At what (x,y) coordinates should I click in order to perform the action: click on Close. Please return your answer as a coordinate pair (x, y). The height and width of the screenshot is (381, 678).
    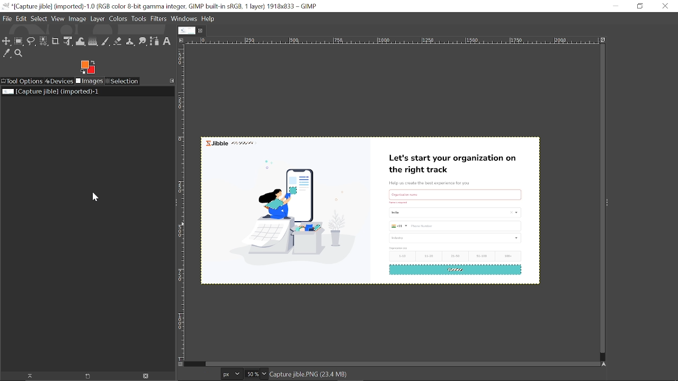
    Looking at the image, I should click on (665, 6).